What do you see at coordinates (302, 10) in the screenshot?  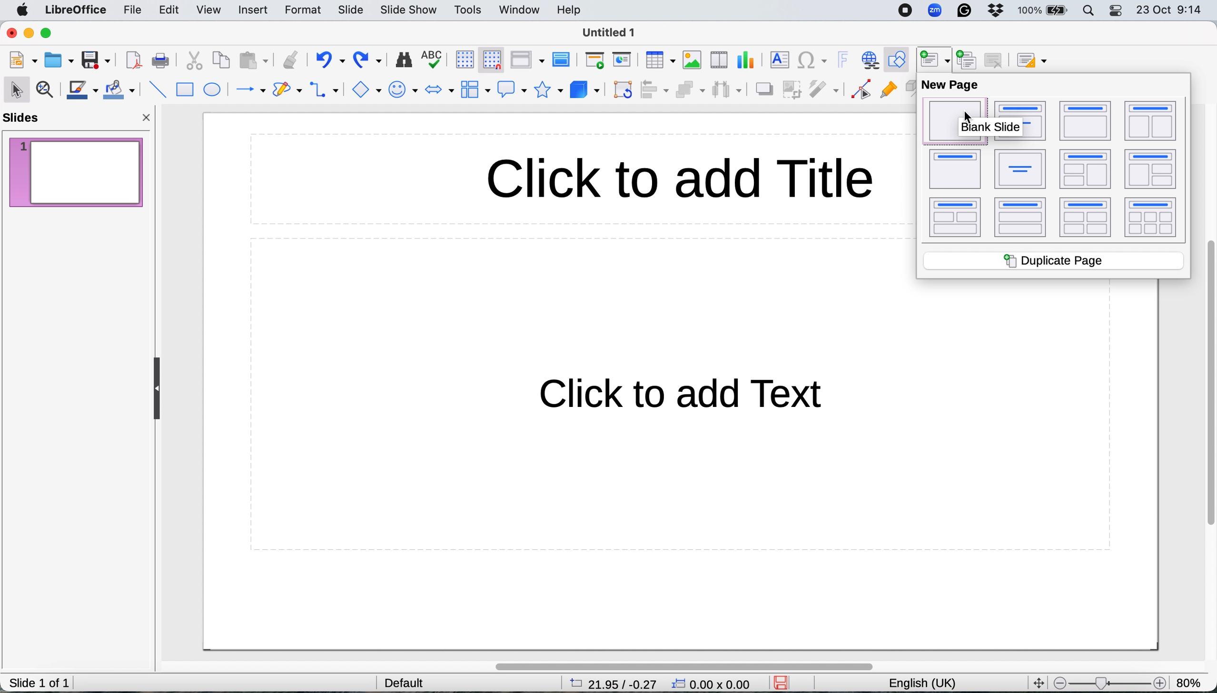 I see `format` at bounding box center [302, 10].